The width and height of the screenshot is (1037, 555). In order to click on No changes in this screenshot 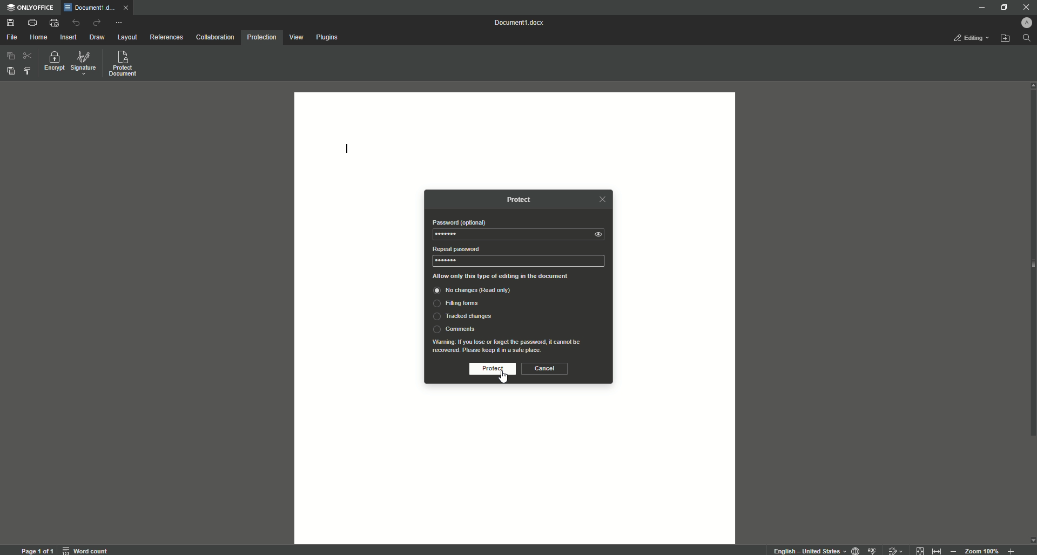, I will do `click(483, 292)`.